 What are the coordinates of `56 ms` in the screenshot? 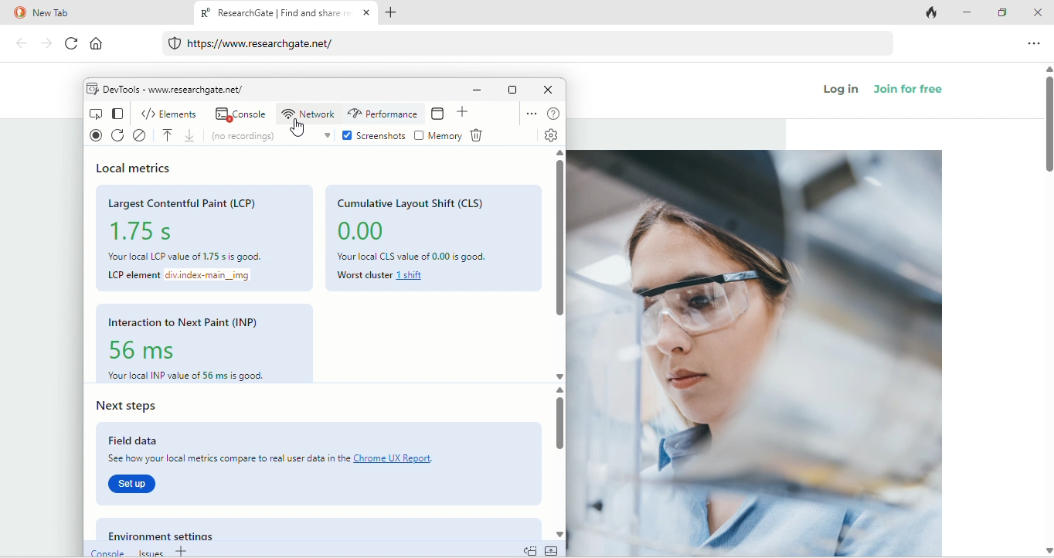 It's located at (152, 349).